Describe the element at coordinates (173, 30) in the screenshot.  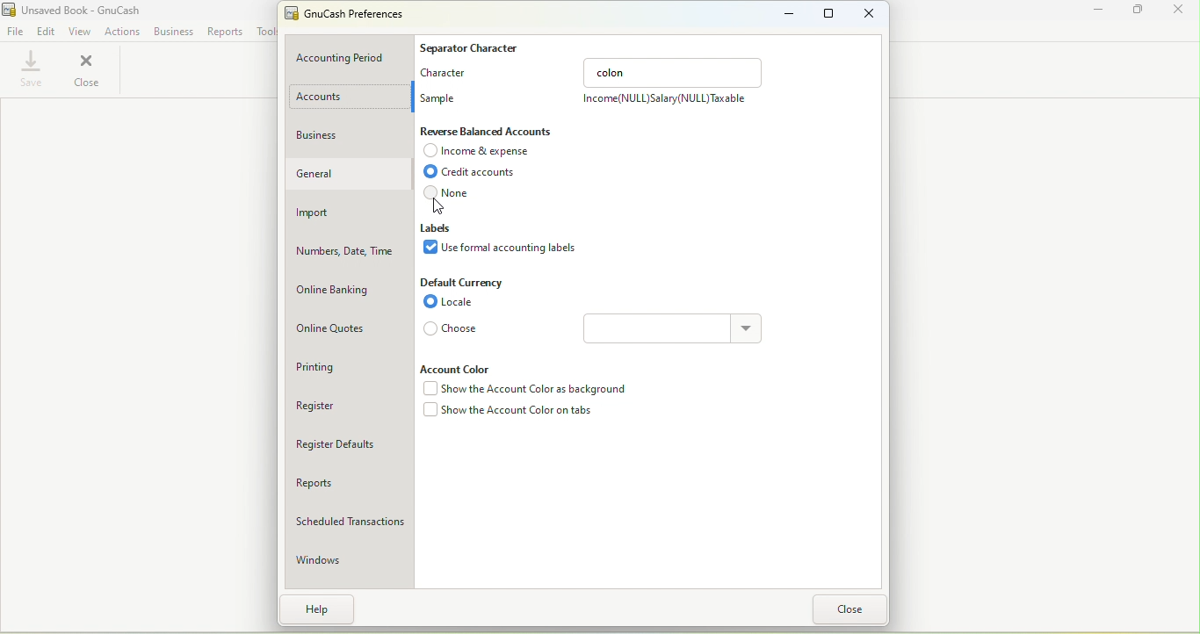
I see `Business` at that location.